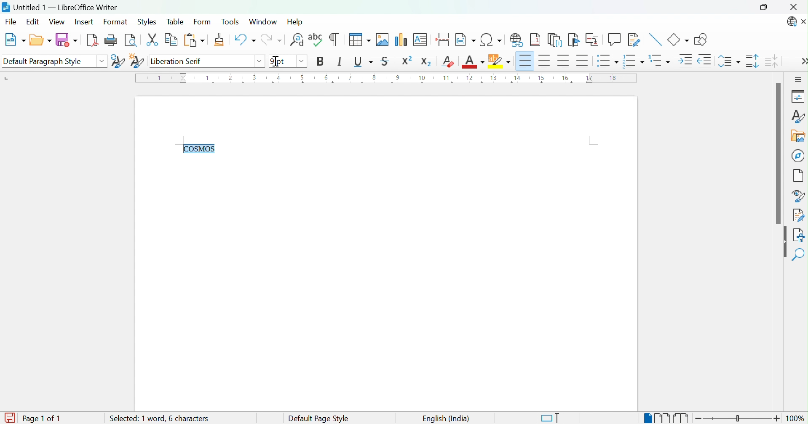 Image resolution: width=808 pixels, height=424 pixels. What do you see at coordinates (426, 60) in the screenshot?
I see `Subscript` at bounding box center [426, 60].